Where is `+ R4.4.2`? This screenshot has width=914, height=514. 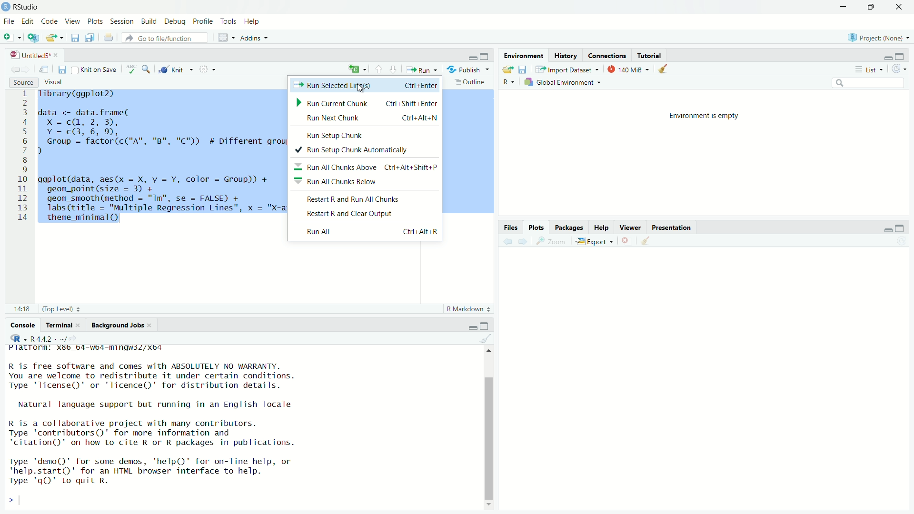 + R4.4.2 is located at coordinates (41, 338).